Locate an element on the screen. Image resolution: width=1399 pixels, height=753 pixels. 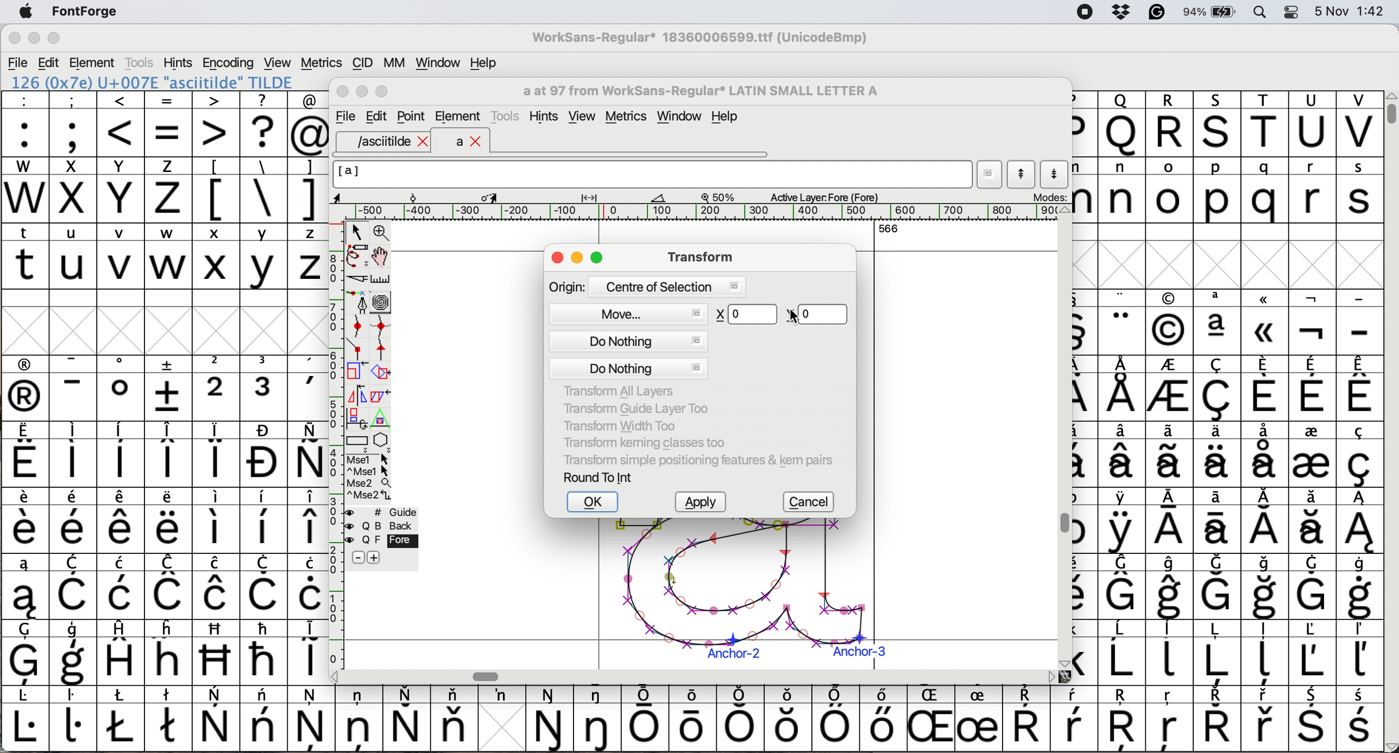
cid is located at coordinates (361, 63).